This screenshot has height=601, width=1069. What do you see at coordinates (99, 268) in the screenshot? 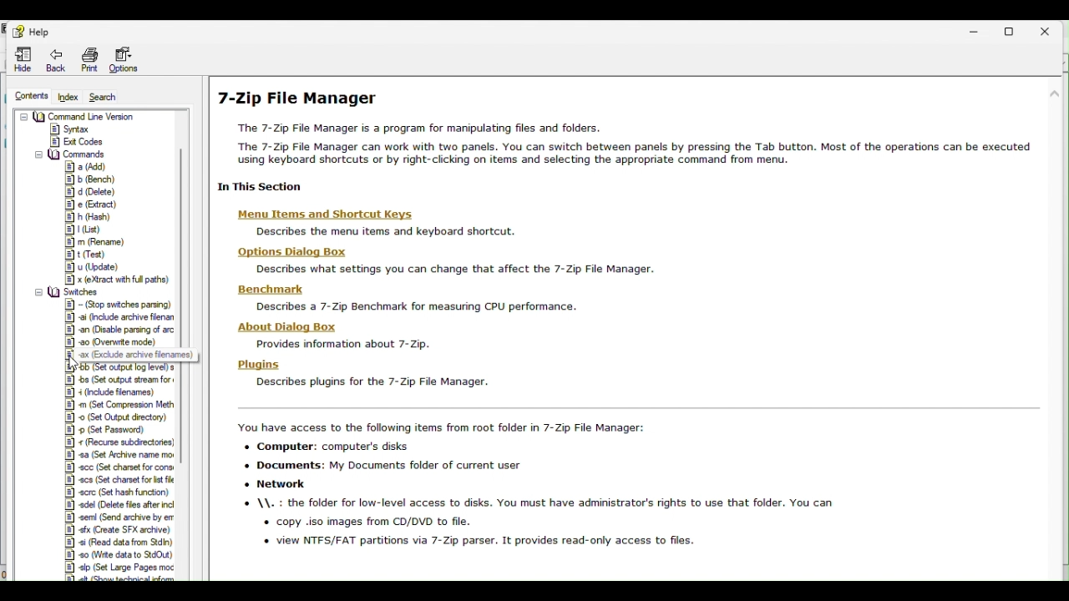
I see `#| u (Update)` at bounding box center [99, 268].